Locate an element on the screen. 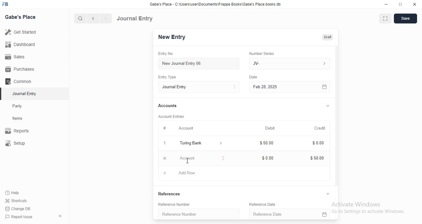 The width and height of the screenshot is (422, 224). Party is located at coordinates (22, 106).